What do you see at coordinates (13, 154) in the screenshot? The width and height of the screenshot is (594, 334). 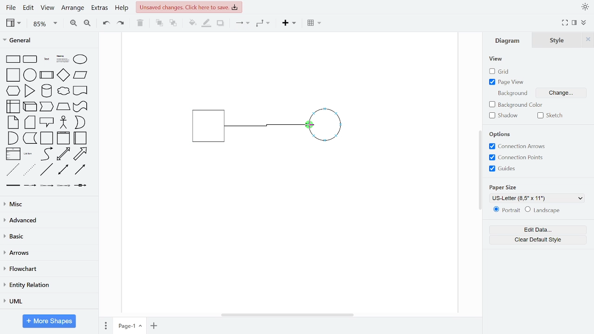 I see `list` at bounding box center [13, 154].